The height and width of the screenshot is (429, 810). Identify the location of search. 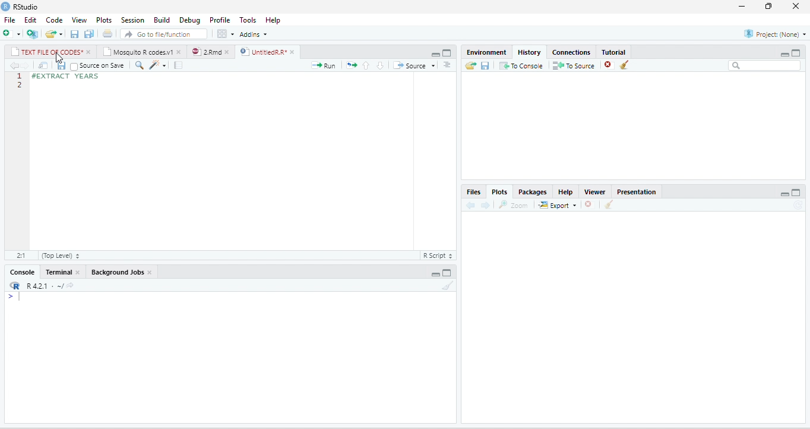
(139, 65).